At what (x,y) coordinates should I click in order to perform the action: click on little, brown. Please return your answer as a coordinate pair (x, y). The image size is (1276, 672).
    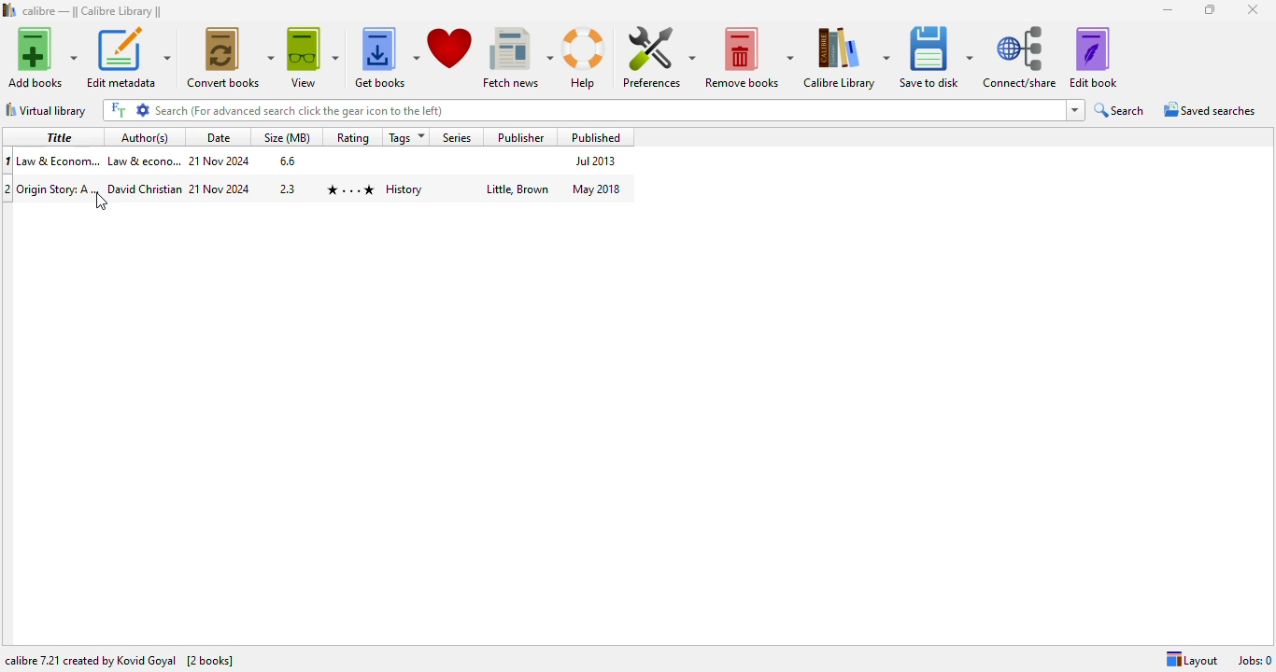
    Looking at the image, I should click on (518, 189).